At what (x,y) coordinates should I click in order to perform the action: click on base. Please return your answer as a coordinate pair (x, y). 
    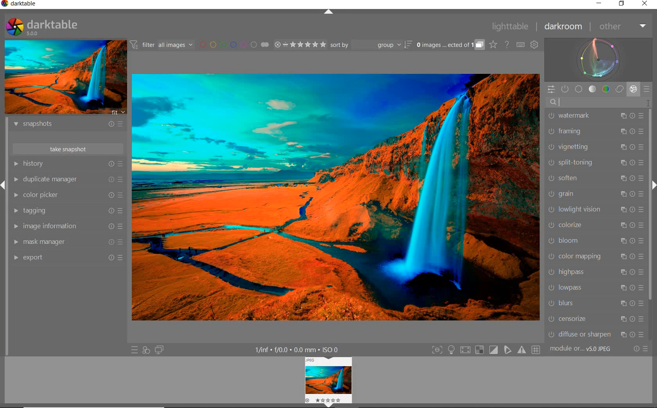
    Looking at the image, I should click on (579, 89).